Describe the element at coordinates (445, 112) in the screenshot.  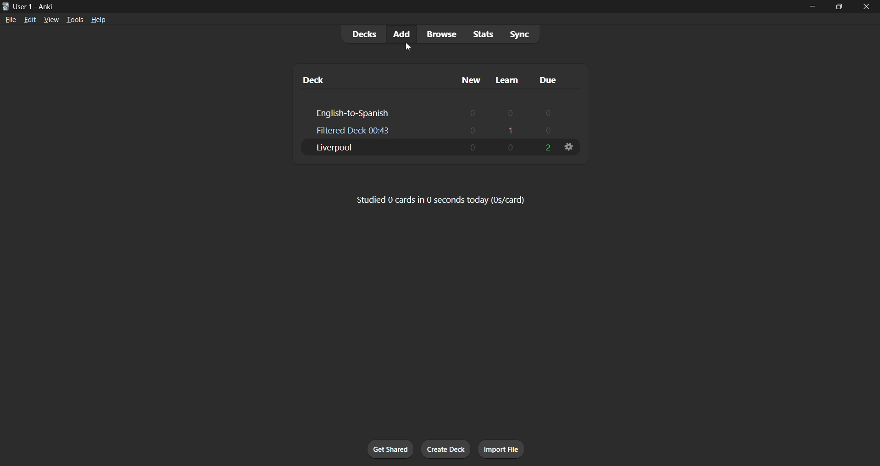
I see `english-to-spanish deck data` at that location.